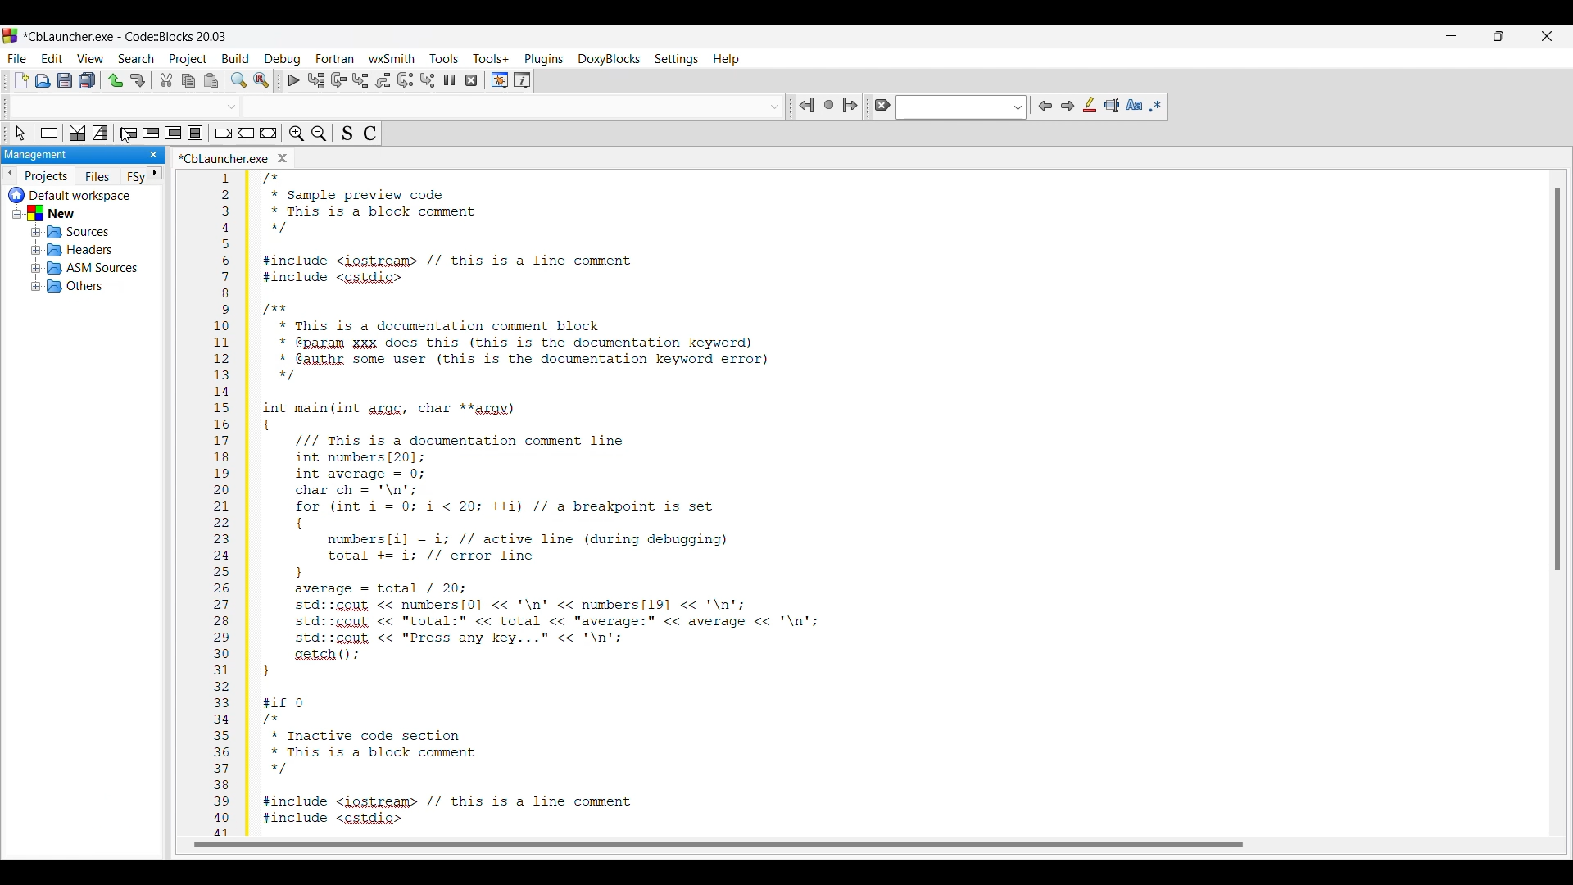  I want to click on Zoom out, so click(319, 134).